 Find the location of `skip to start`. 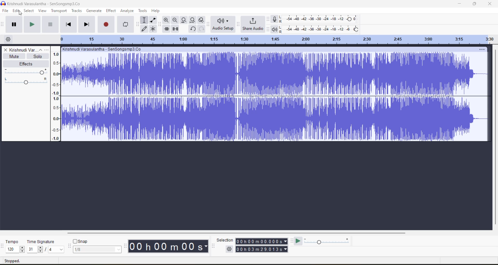

skip to start is located at coordinates (68, 24).